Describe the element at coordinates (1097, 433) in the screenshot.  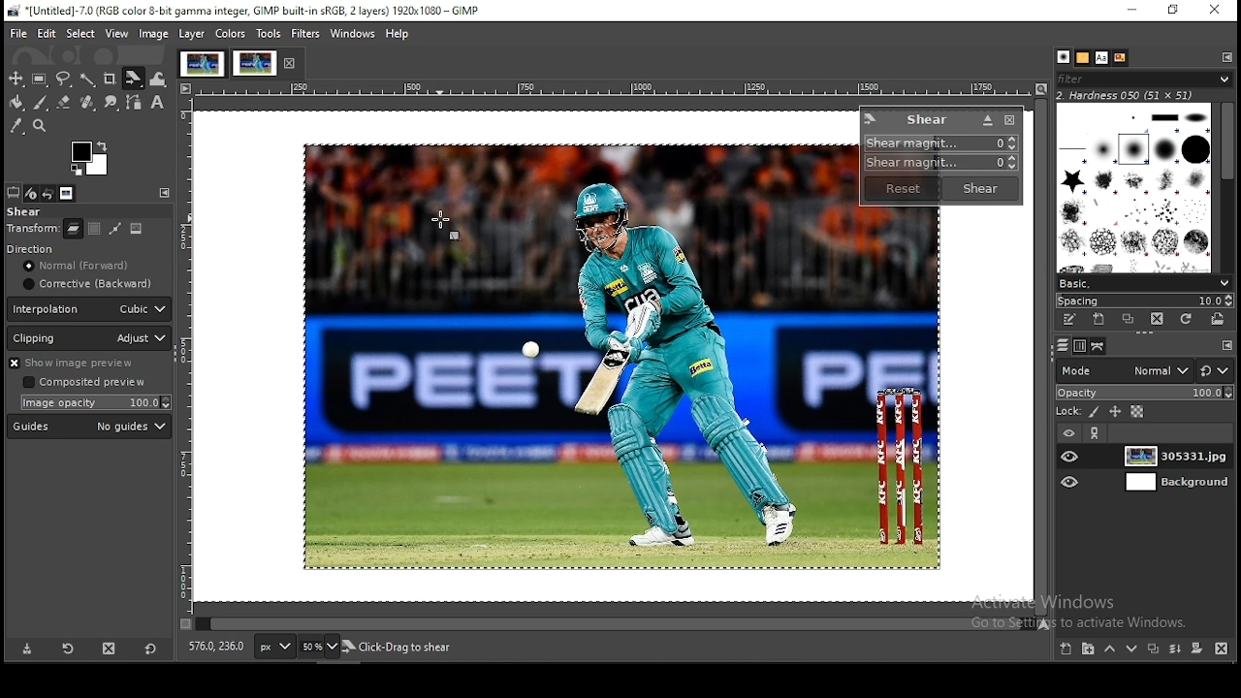
I see `link` at that location.